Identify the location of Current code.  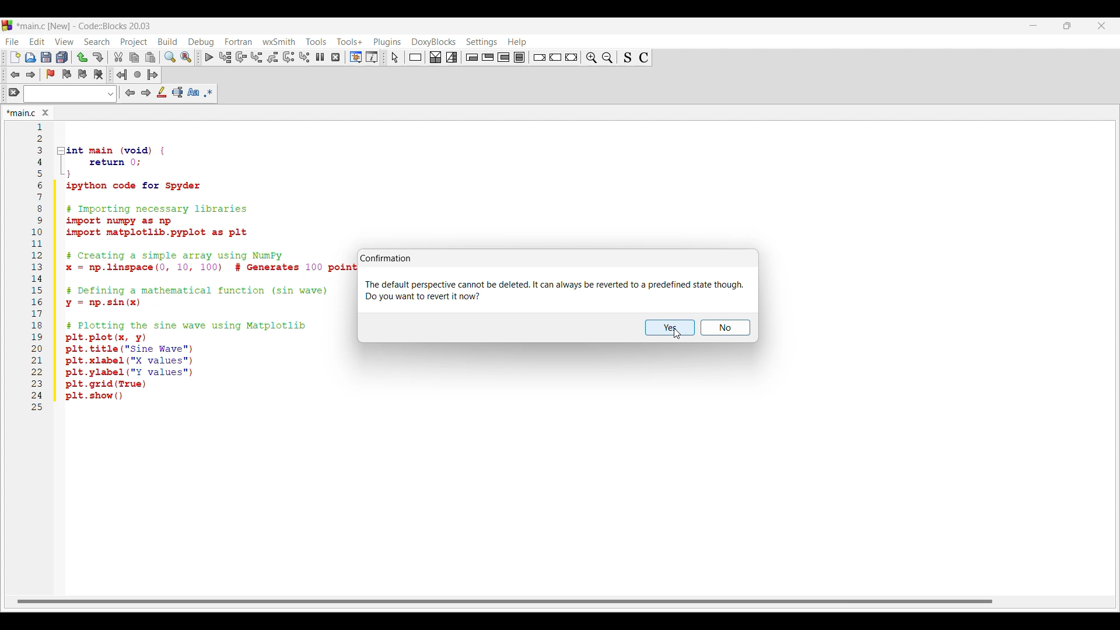
(192, 269).